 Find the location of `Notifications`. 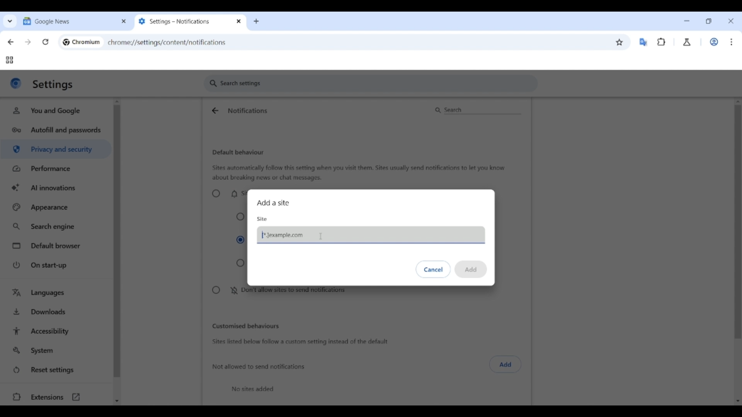

Notifications is located at coordinates (248, 110).